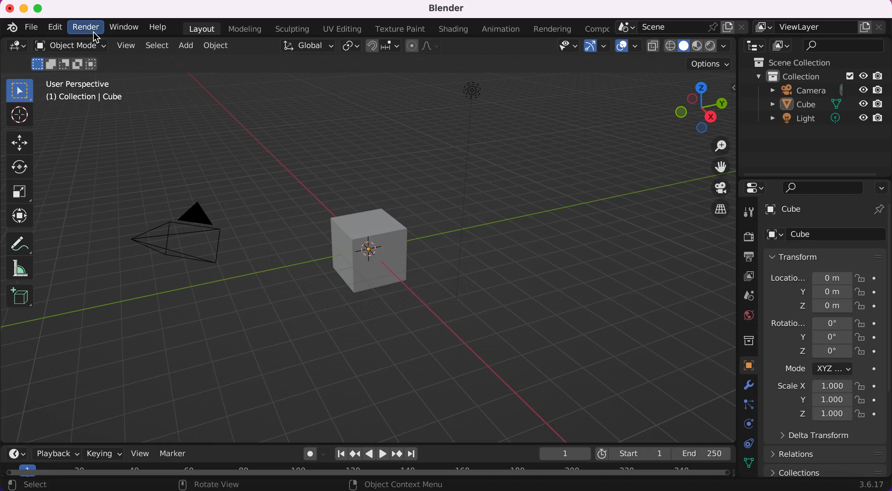 The image size is (892, 491). I want to click on lock, so click(867, 305).